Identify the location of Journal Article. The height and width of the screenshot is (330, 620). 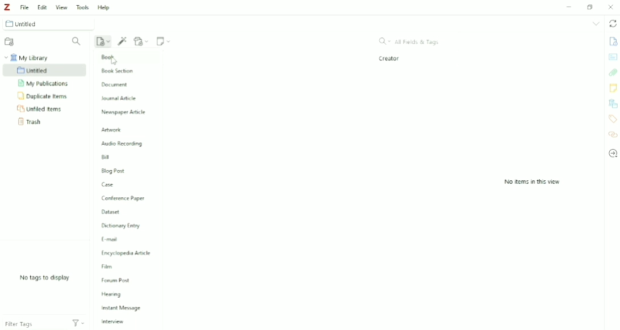
(120, 99).